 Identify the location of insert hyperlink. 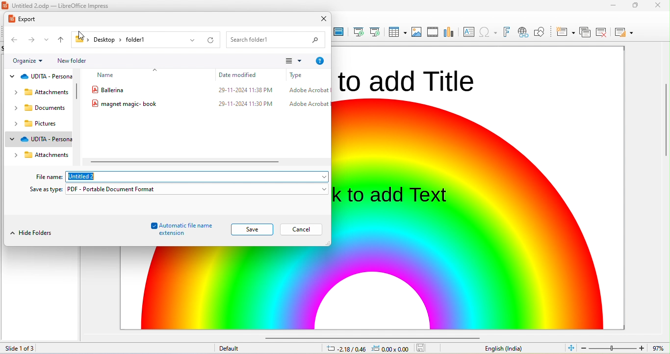
(489, 31).